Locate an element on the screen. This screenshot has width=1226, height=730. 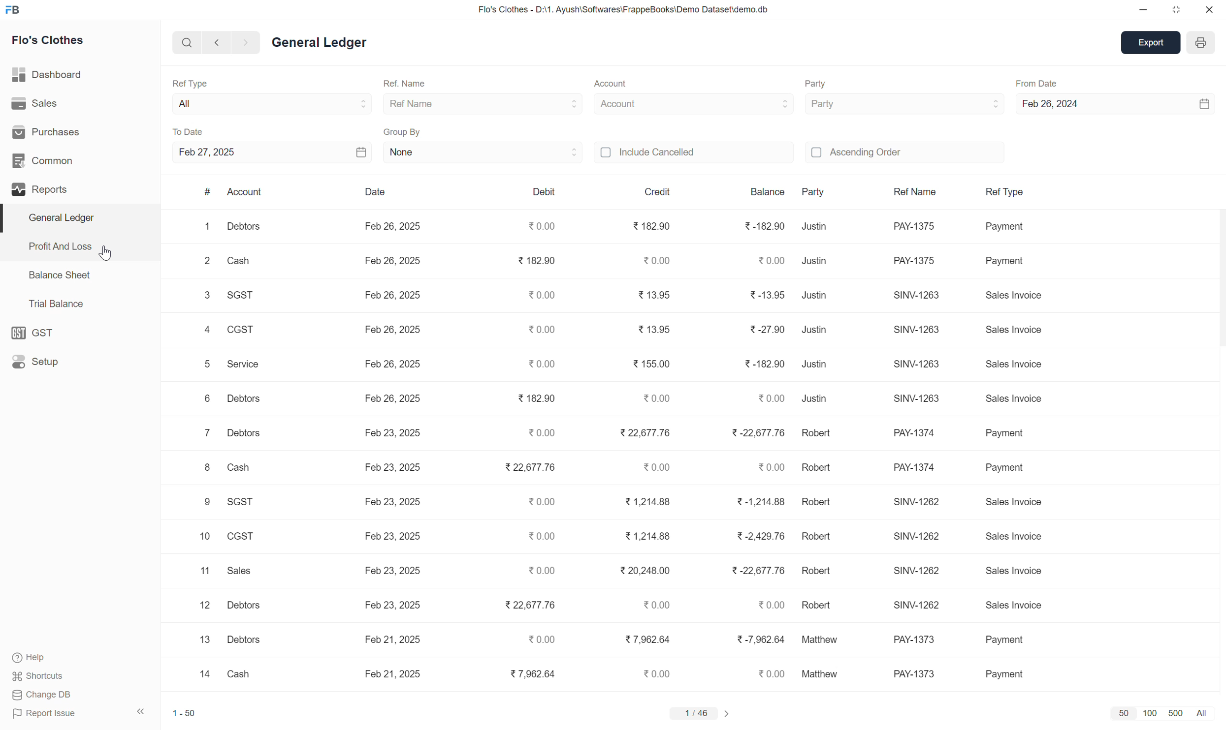
Party dropdown is located at coordinates (982, 103).